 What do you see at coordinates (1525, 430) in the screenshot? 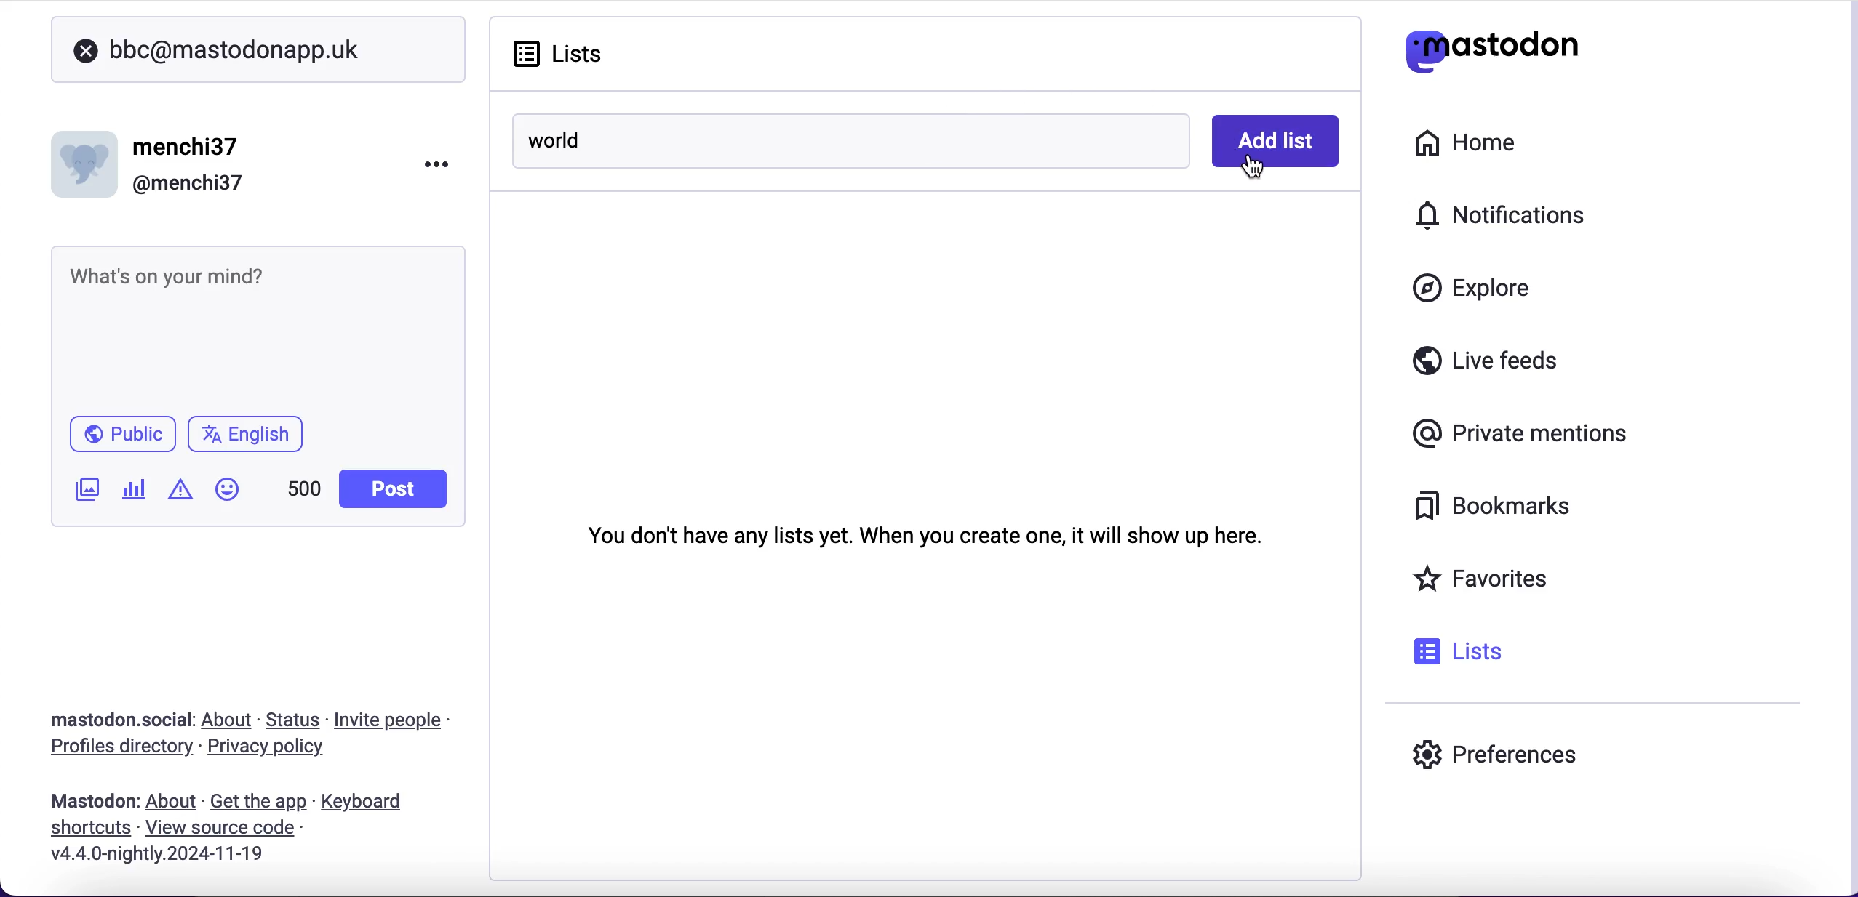
I see `private mentions` at bounding box center [1525, 430].